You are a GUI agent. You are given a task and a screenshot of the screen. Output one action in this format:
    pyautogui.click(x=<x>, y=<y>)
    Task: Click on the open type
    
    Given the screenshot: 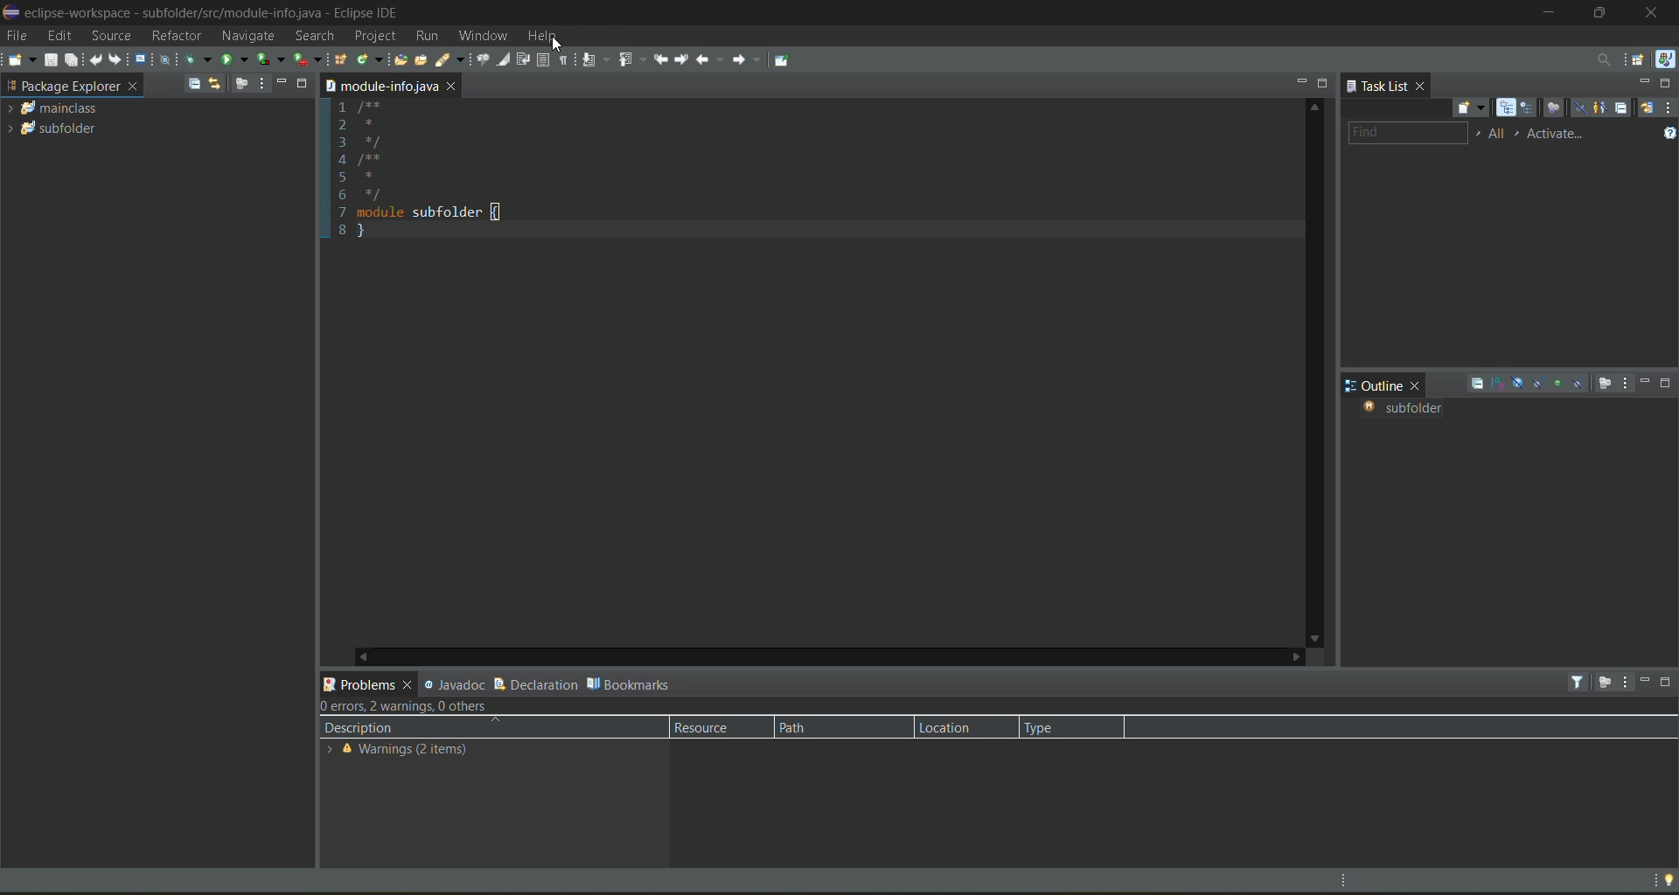 What is the action you would take?
    pyautogui.click(x=399, y=58)
    